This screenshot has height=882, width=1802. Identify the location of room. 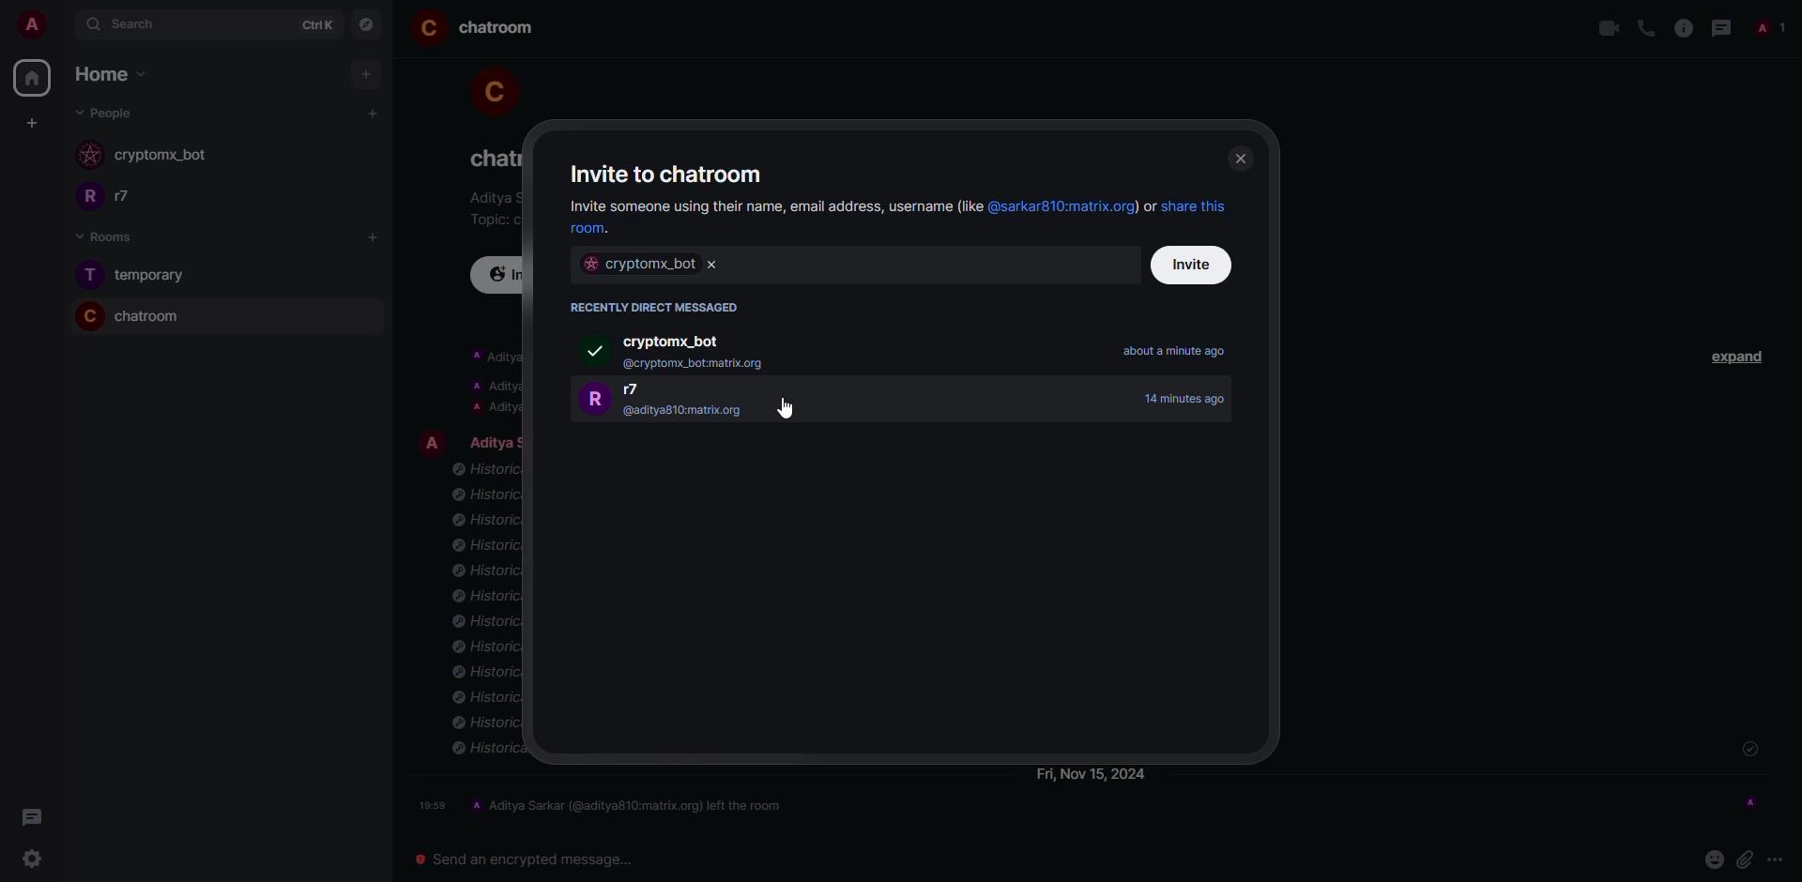
(499, 29).